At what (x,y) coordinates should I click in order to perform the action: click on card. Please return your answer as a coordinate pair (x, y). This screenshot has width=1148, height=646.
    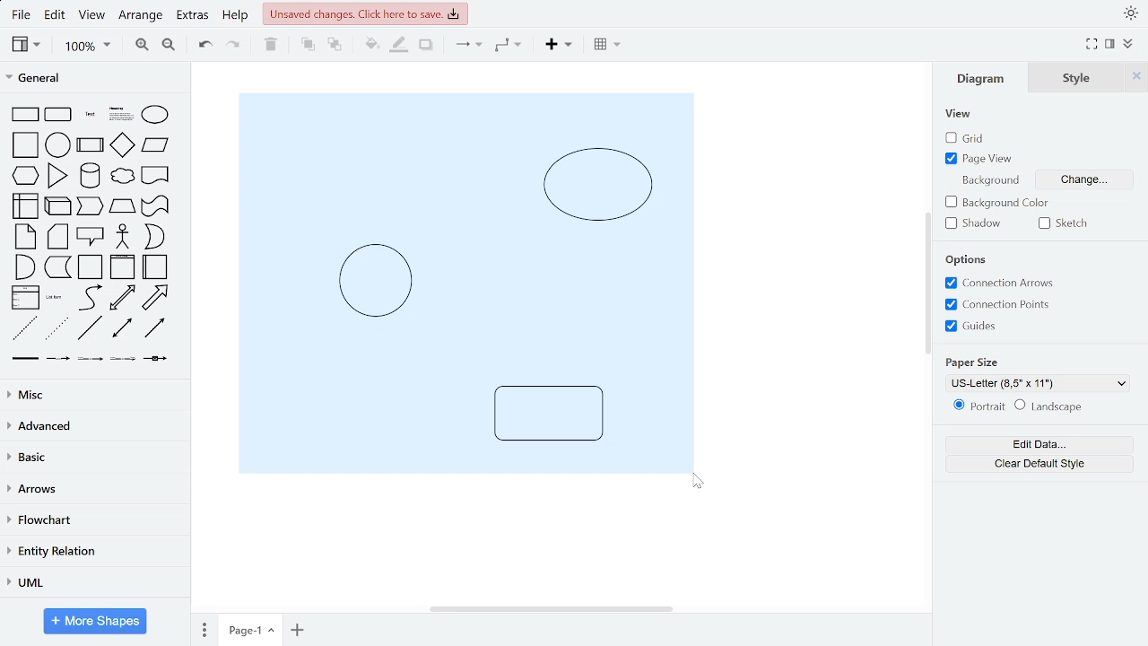
    Looking at the image, I should click on (58, 237).